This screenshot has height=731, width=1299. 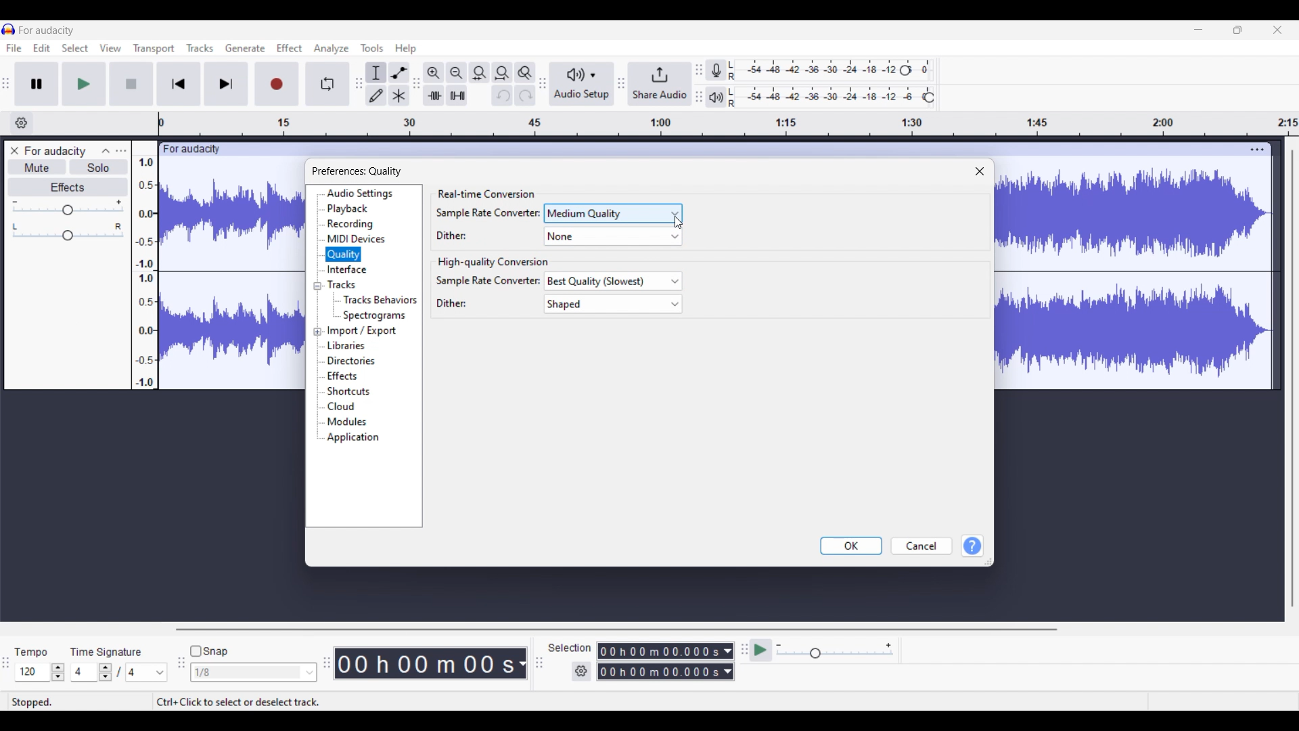 I want to click on Max time signature options, so click(x=147, y=672).